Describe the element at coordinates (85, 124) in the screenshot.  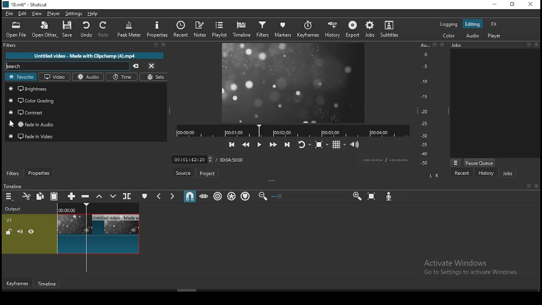
I see `` at that location.